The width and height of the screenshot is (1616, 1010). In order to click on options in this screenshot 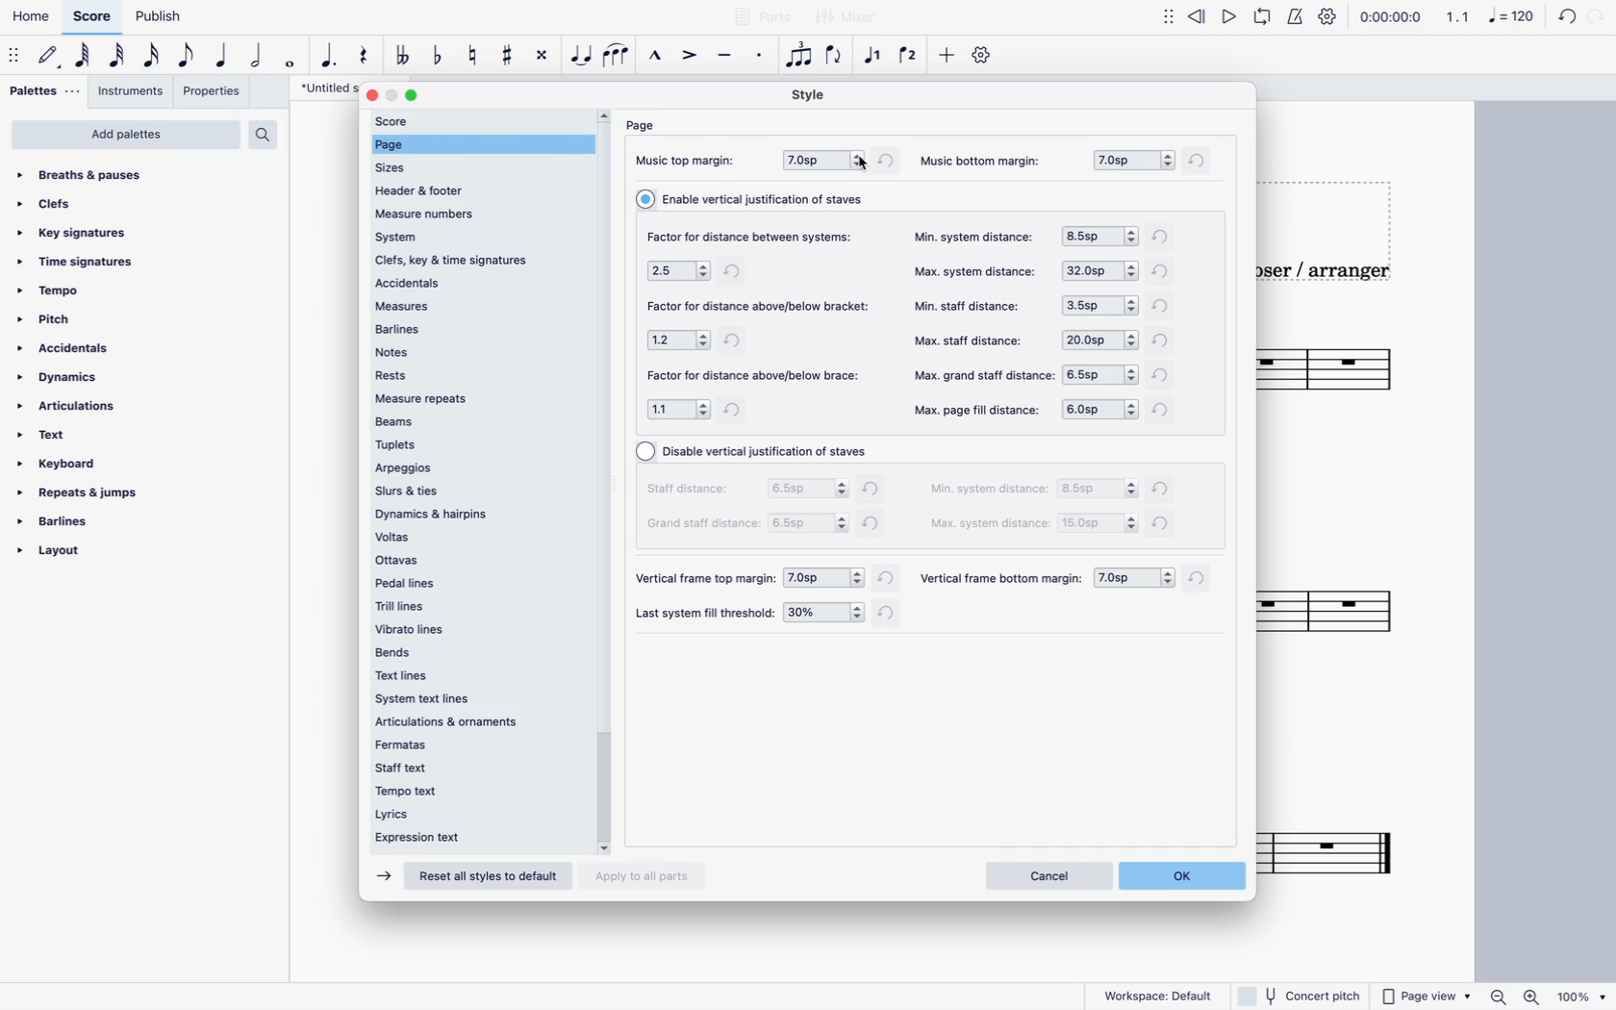, I will do `click(1098, 411)`.